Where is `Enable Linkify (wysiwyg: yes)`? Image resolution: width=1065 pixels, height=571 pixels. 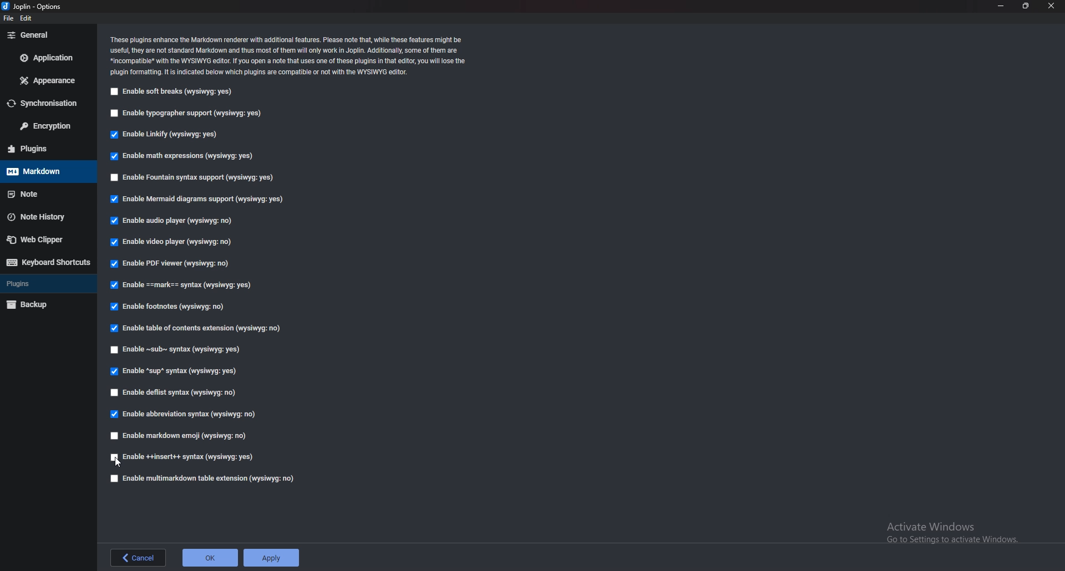
Enable Linkify (wysiwyg: yes) is located at coordinates (169, 134).